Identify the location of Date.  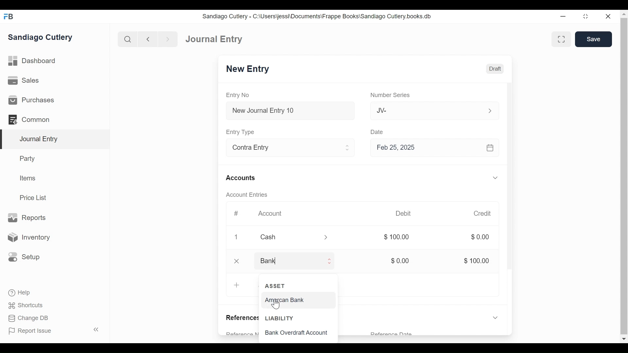
(380, 132).